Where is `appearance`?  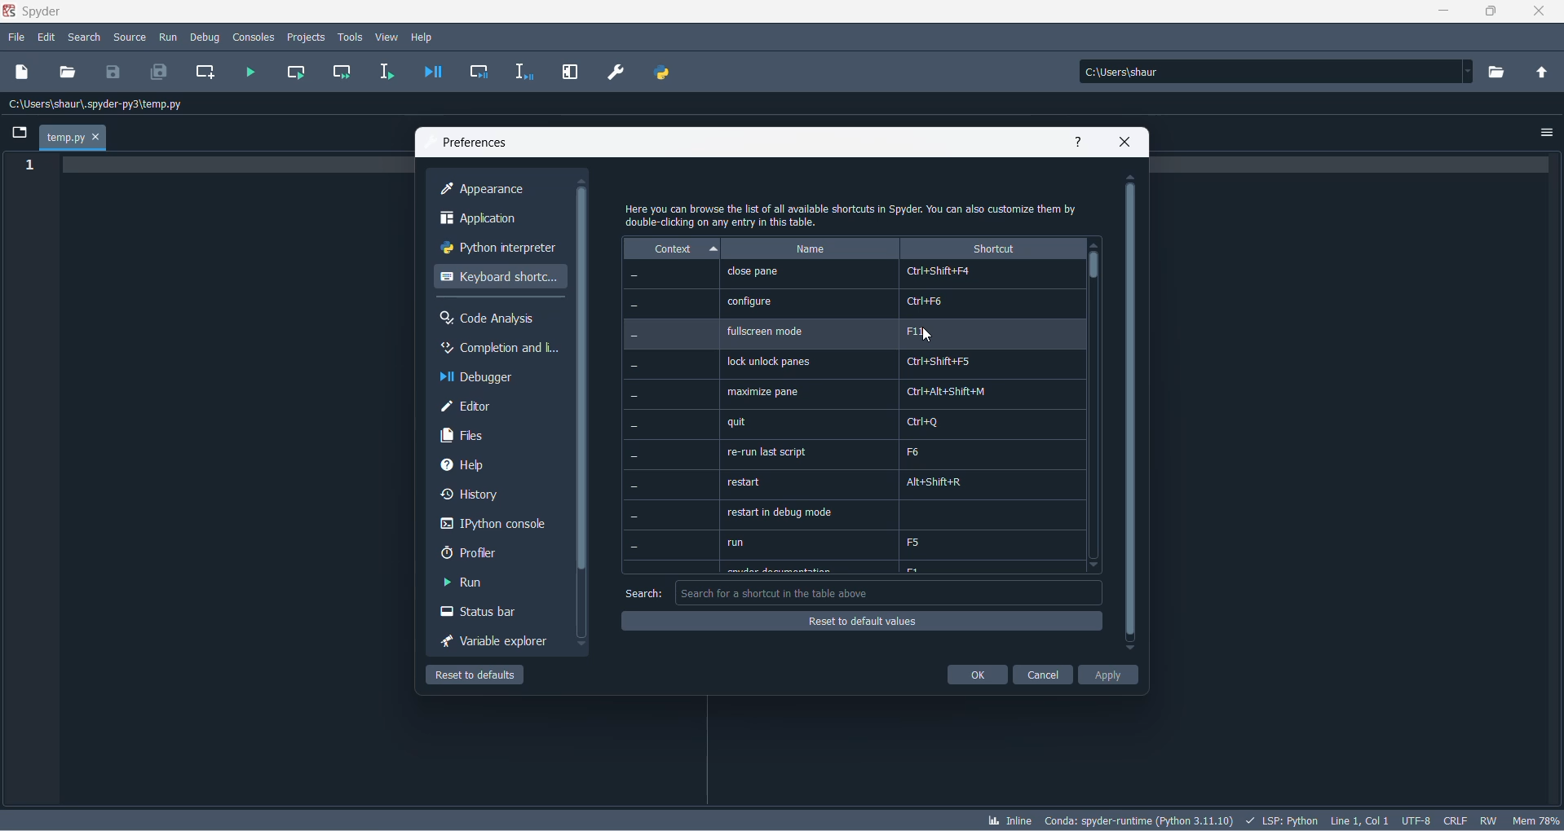
appearance is located at coordinates (502, 190).